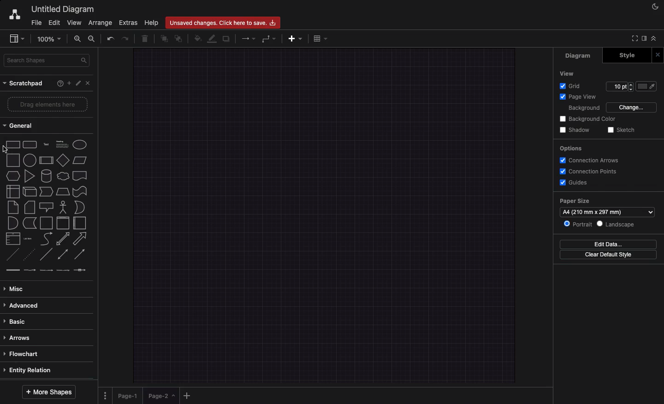 Image resolution: width=664 pixels, height=404 pixels. I want to click on Redo, so click(126, 38).